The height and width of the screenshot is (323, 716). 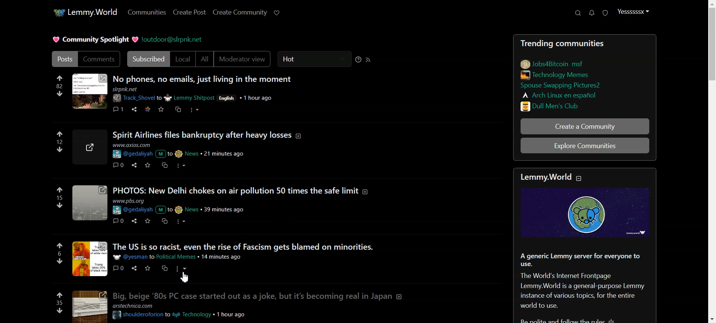 What do you see at coordinates (262, 295) in the screenshot?
I see `post` at bounding box center [262, 295].